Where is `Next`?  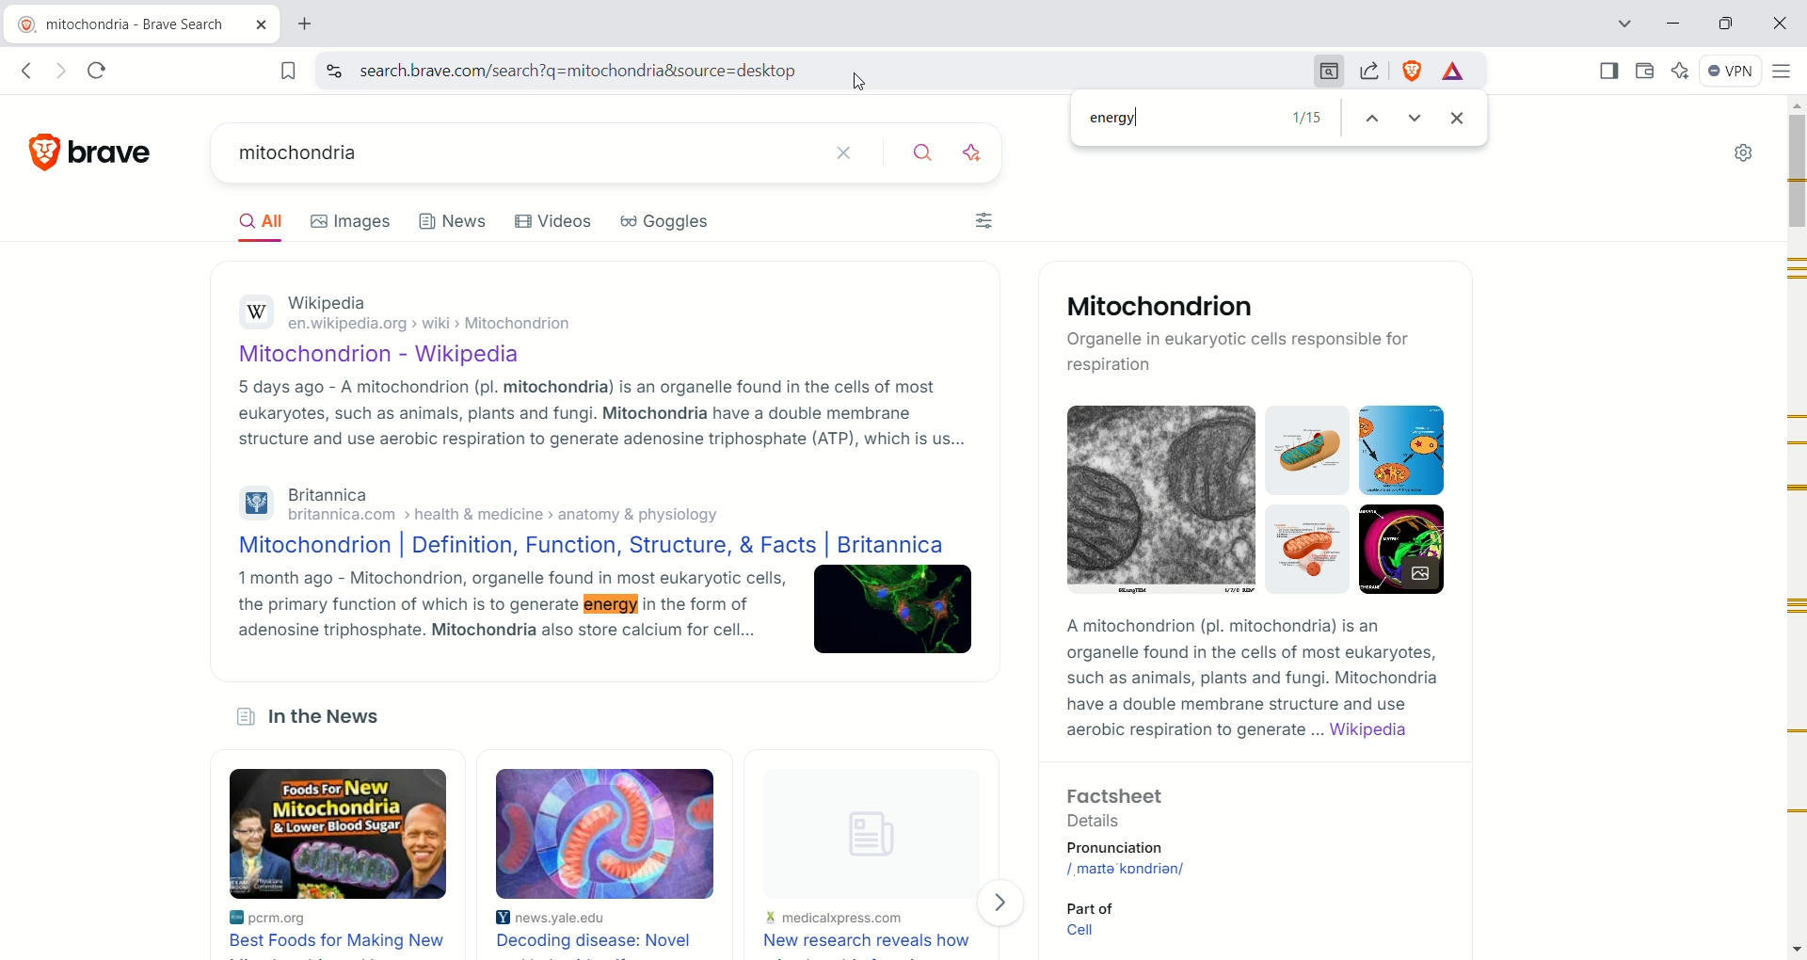
Next is located at coordinates (1001, 904).